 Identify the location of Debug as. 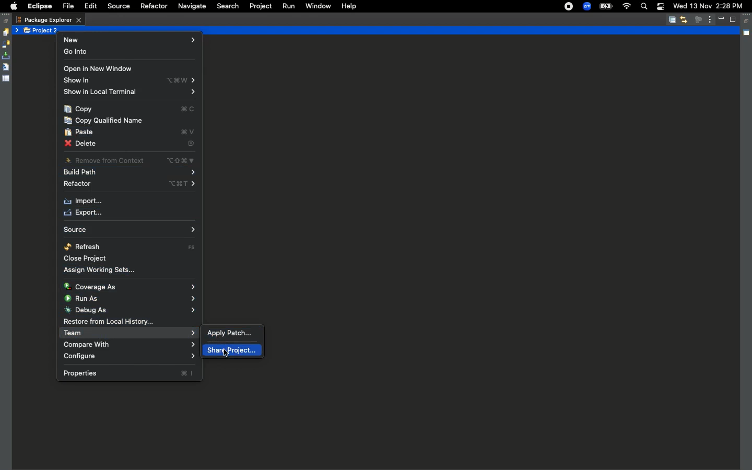
(130, 310).